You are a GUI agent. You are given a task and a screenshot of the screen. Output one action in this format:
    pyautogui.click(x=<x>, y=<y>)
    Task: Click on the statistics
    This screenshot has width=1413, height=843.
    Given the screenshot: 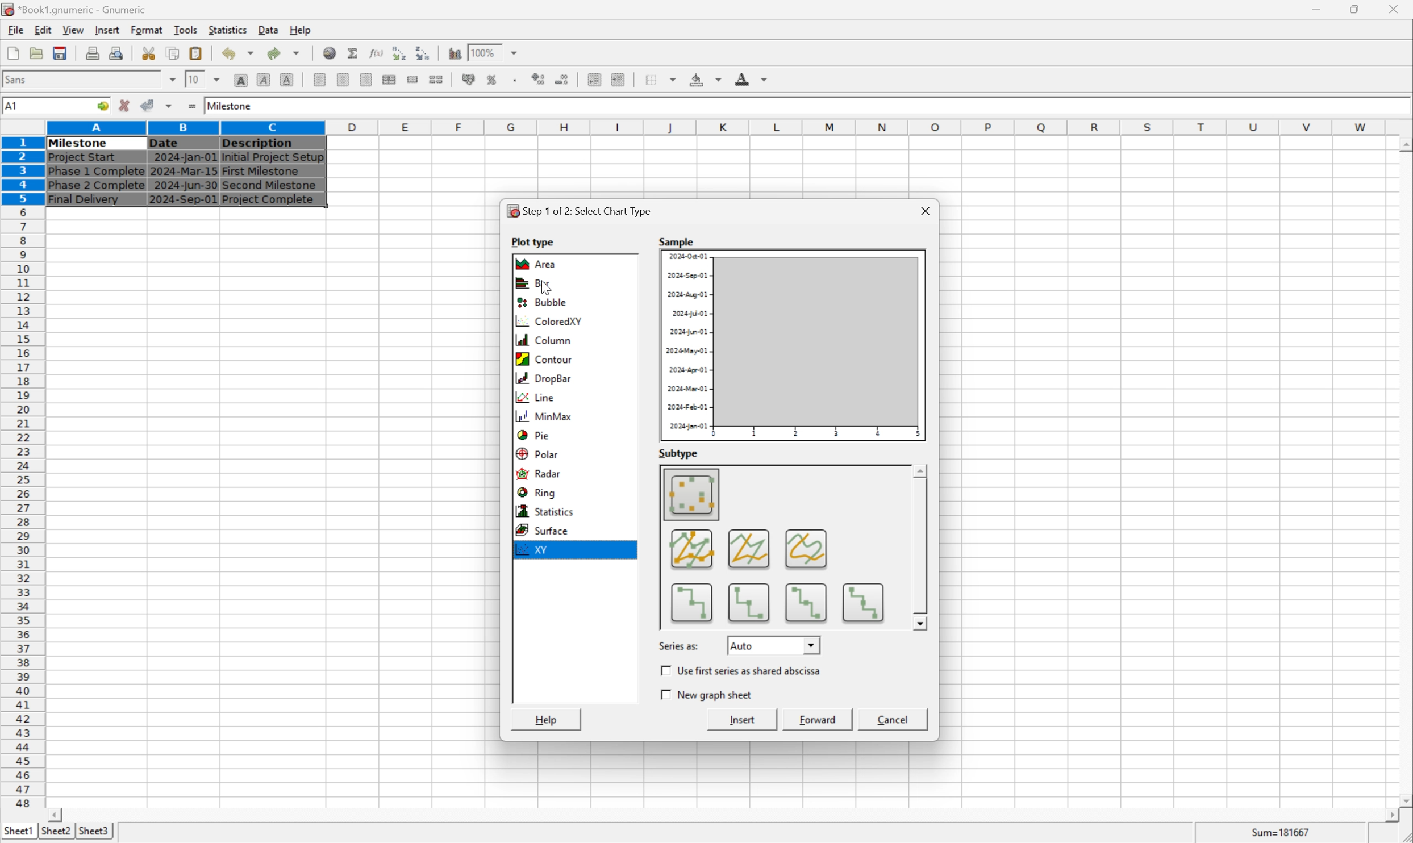 What is the action you would take?
    pyautogui.click(x=547, y=511)
    